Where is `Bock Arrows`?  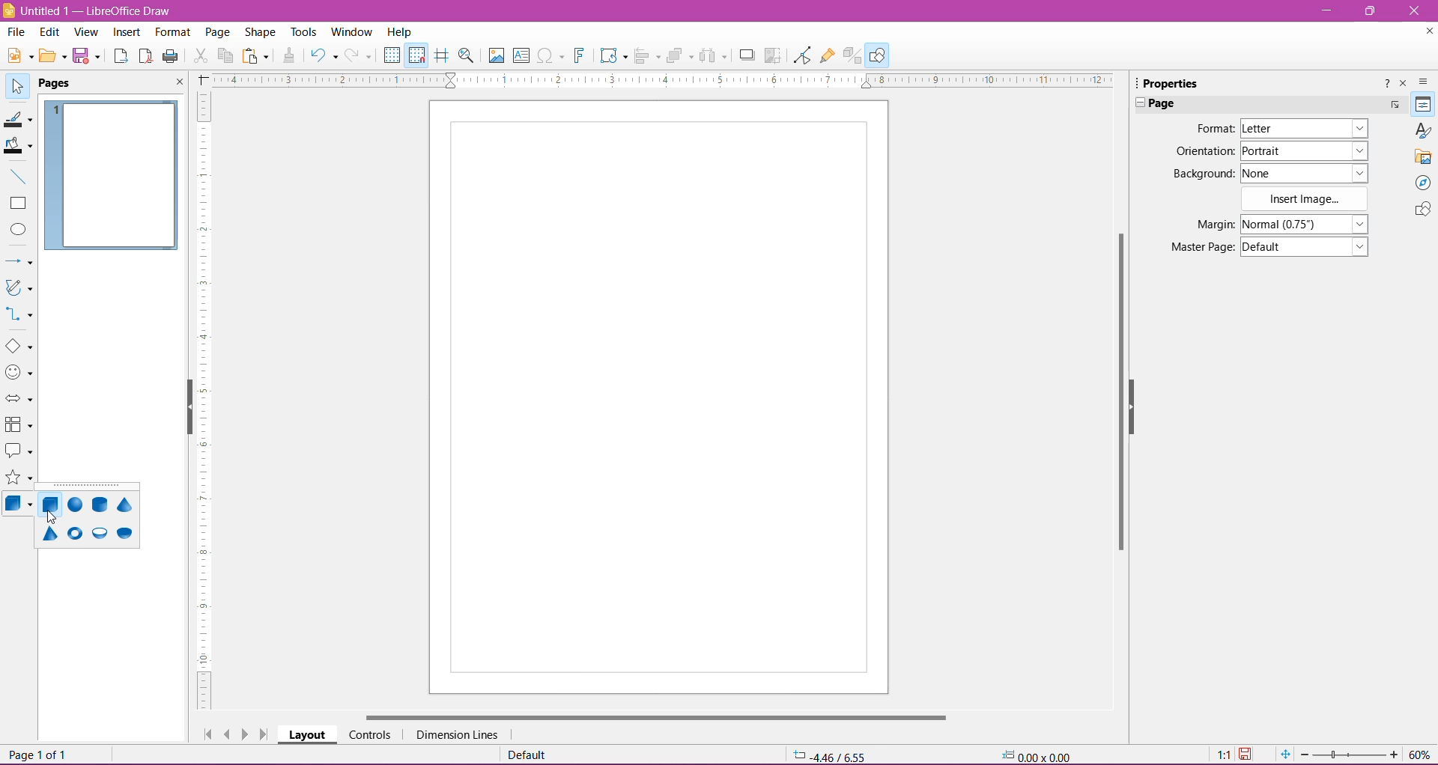 Bock Arrows is located at coordinates (19, 400).